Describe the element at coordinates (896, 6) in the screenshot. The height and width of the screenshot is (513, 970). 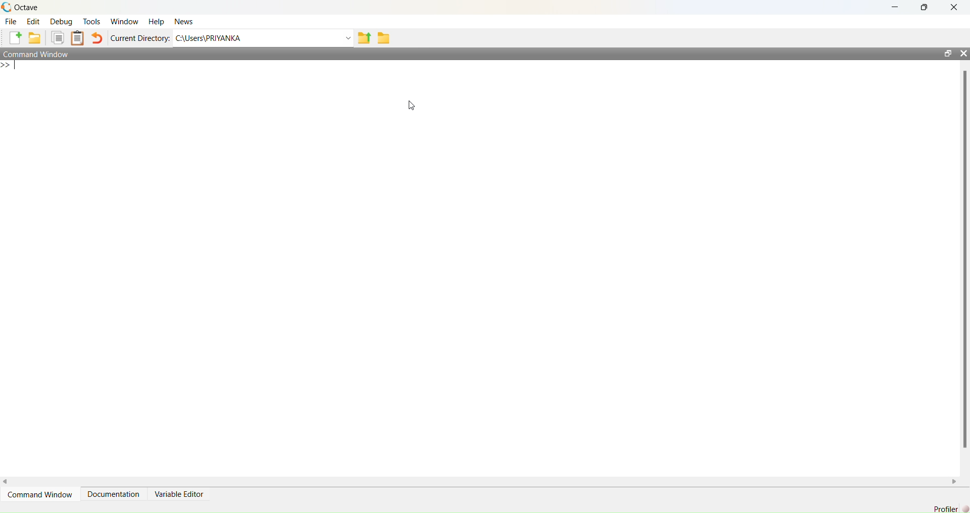
I see `minimise` at that location.